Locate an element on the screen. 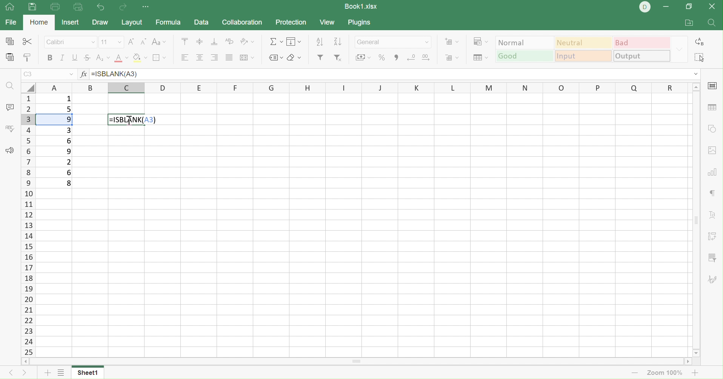 This screenshot has width=723, height=379. Formula is located at coordinates (168, 22).